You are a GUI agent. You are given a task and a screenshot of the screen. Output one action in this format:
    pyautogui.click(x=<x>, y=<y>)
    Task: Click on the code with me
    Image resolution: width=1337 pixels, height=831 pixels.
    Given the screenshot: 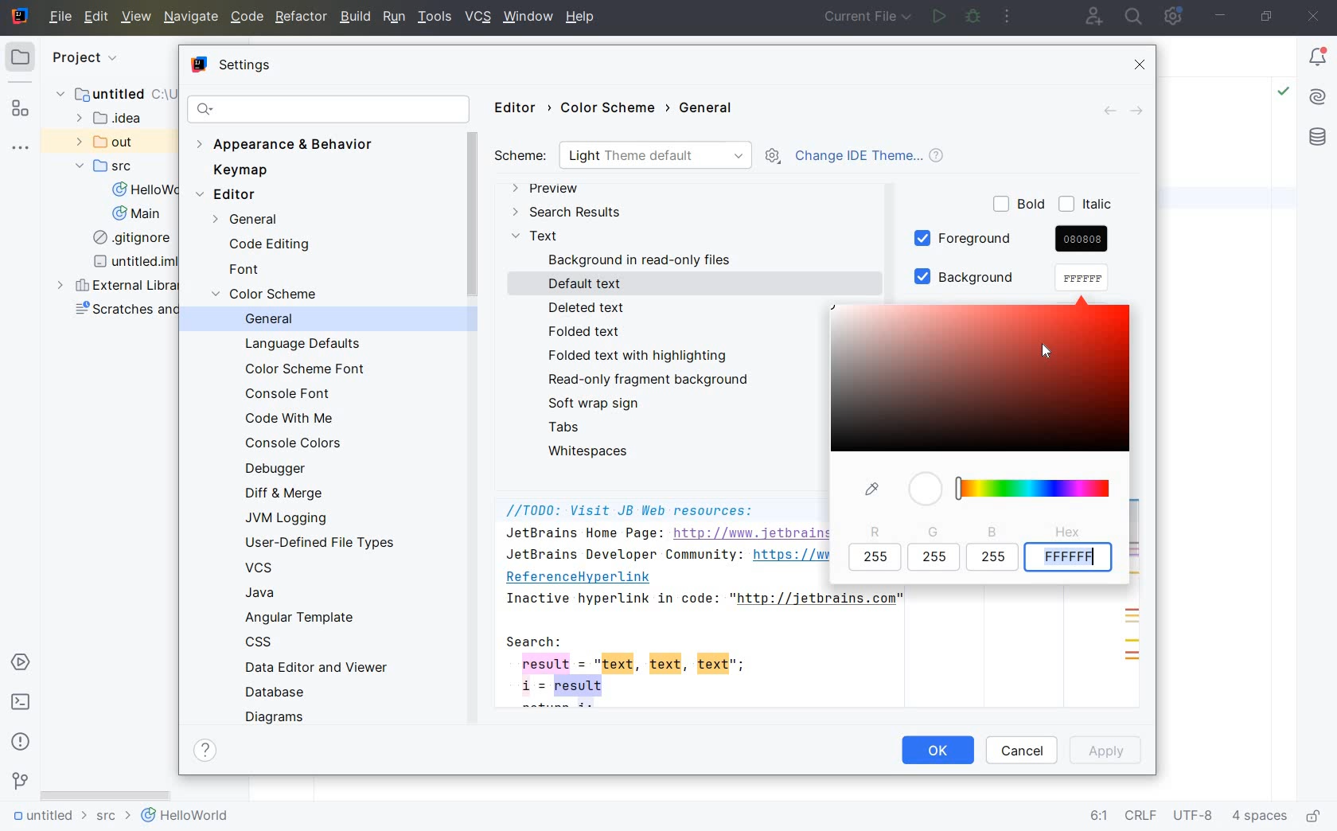 What is the action you would take?
    pyautogui.click(x=1092, y=16)
    